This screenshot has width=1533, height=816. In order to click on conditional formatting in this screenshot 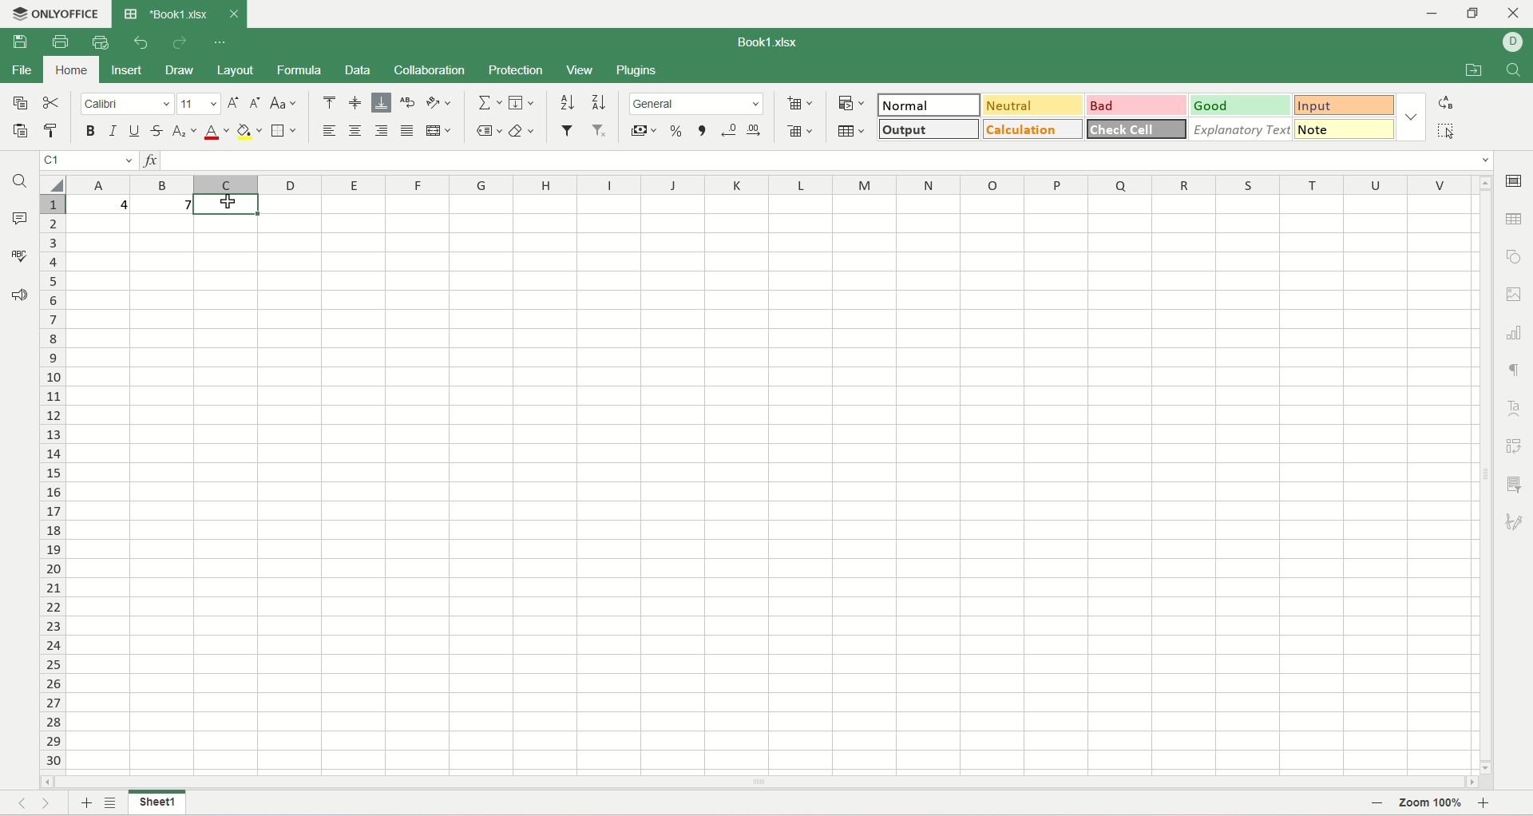, I will do `click(854, 101)`.